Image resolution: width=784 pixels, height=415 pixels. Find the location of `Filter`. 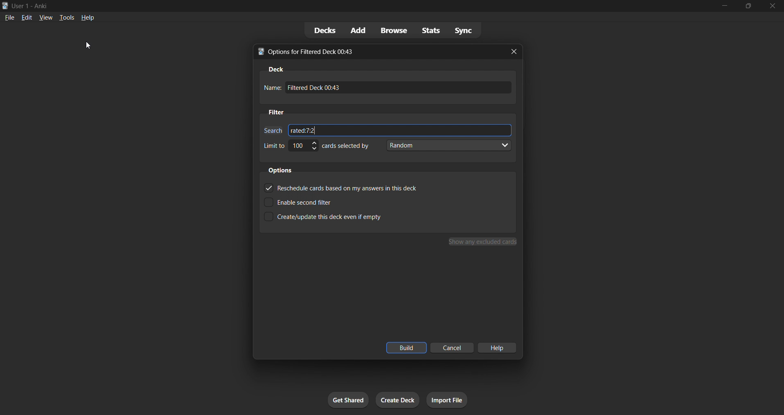

Filter is located at coordinates (279, 112).